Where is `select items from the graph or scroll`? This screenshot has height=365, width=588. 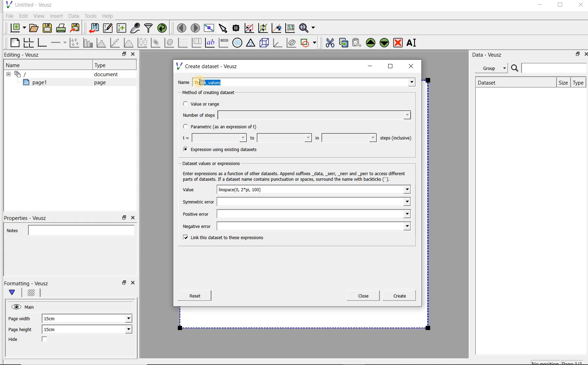
select items from the graph or scroll is located at coordinates (223, 27).